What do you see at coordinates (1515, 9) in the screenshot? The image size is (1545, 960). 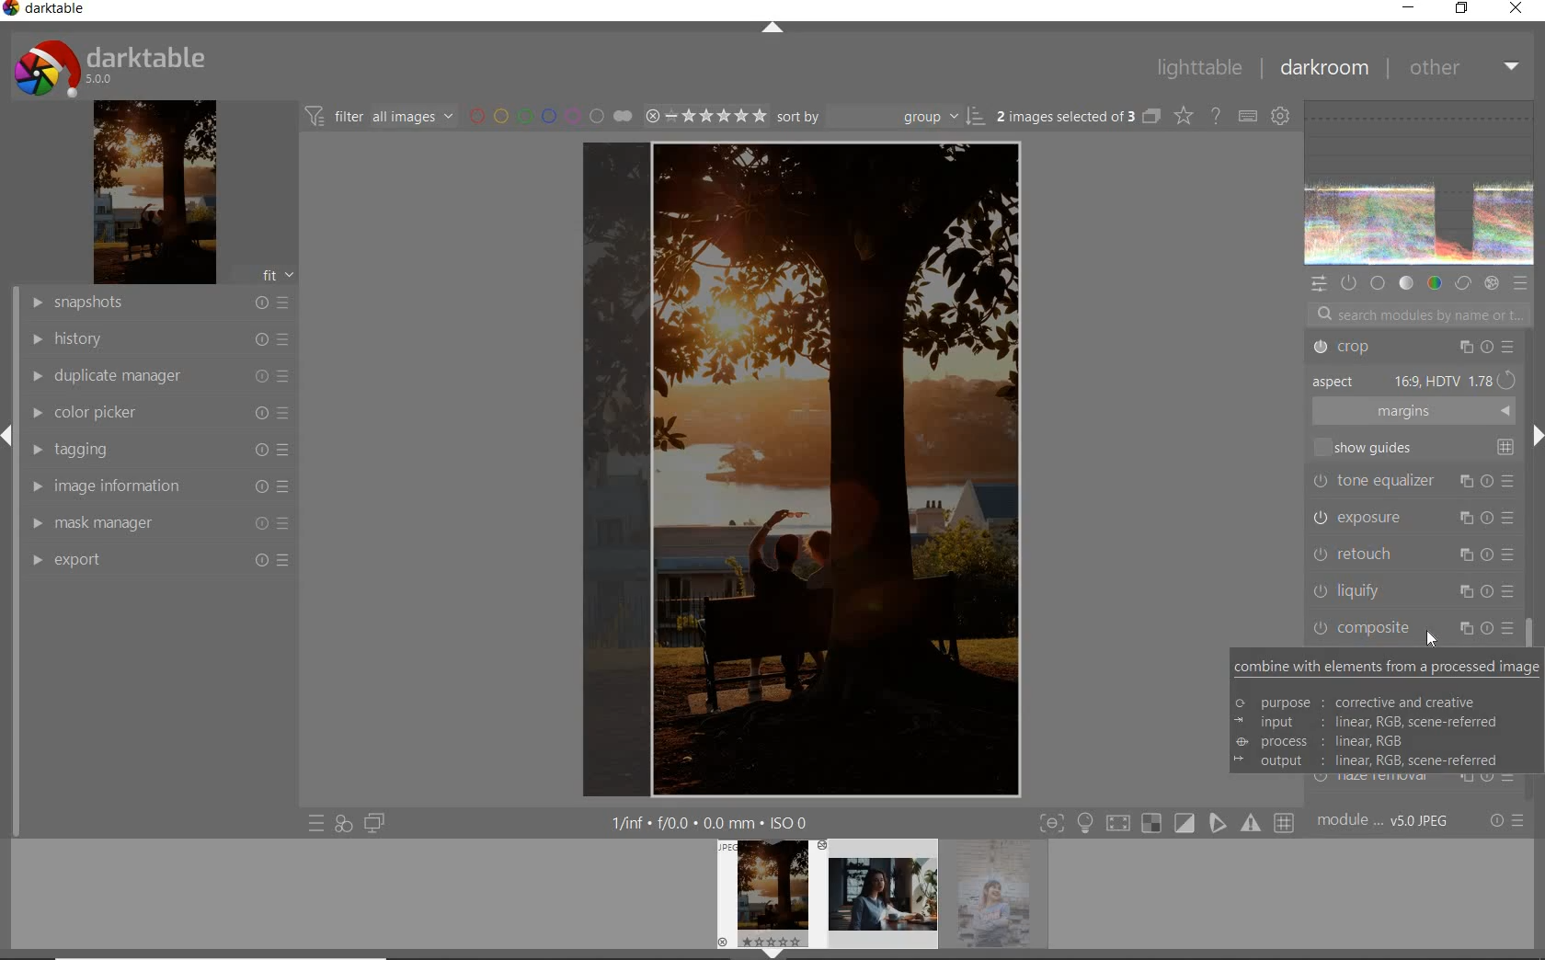 I see `close` at bounding box center [1515, 9].